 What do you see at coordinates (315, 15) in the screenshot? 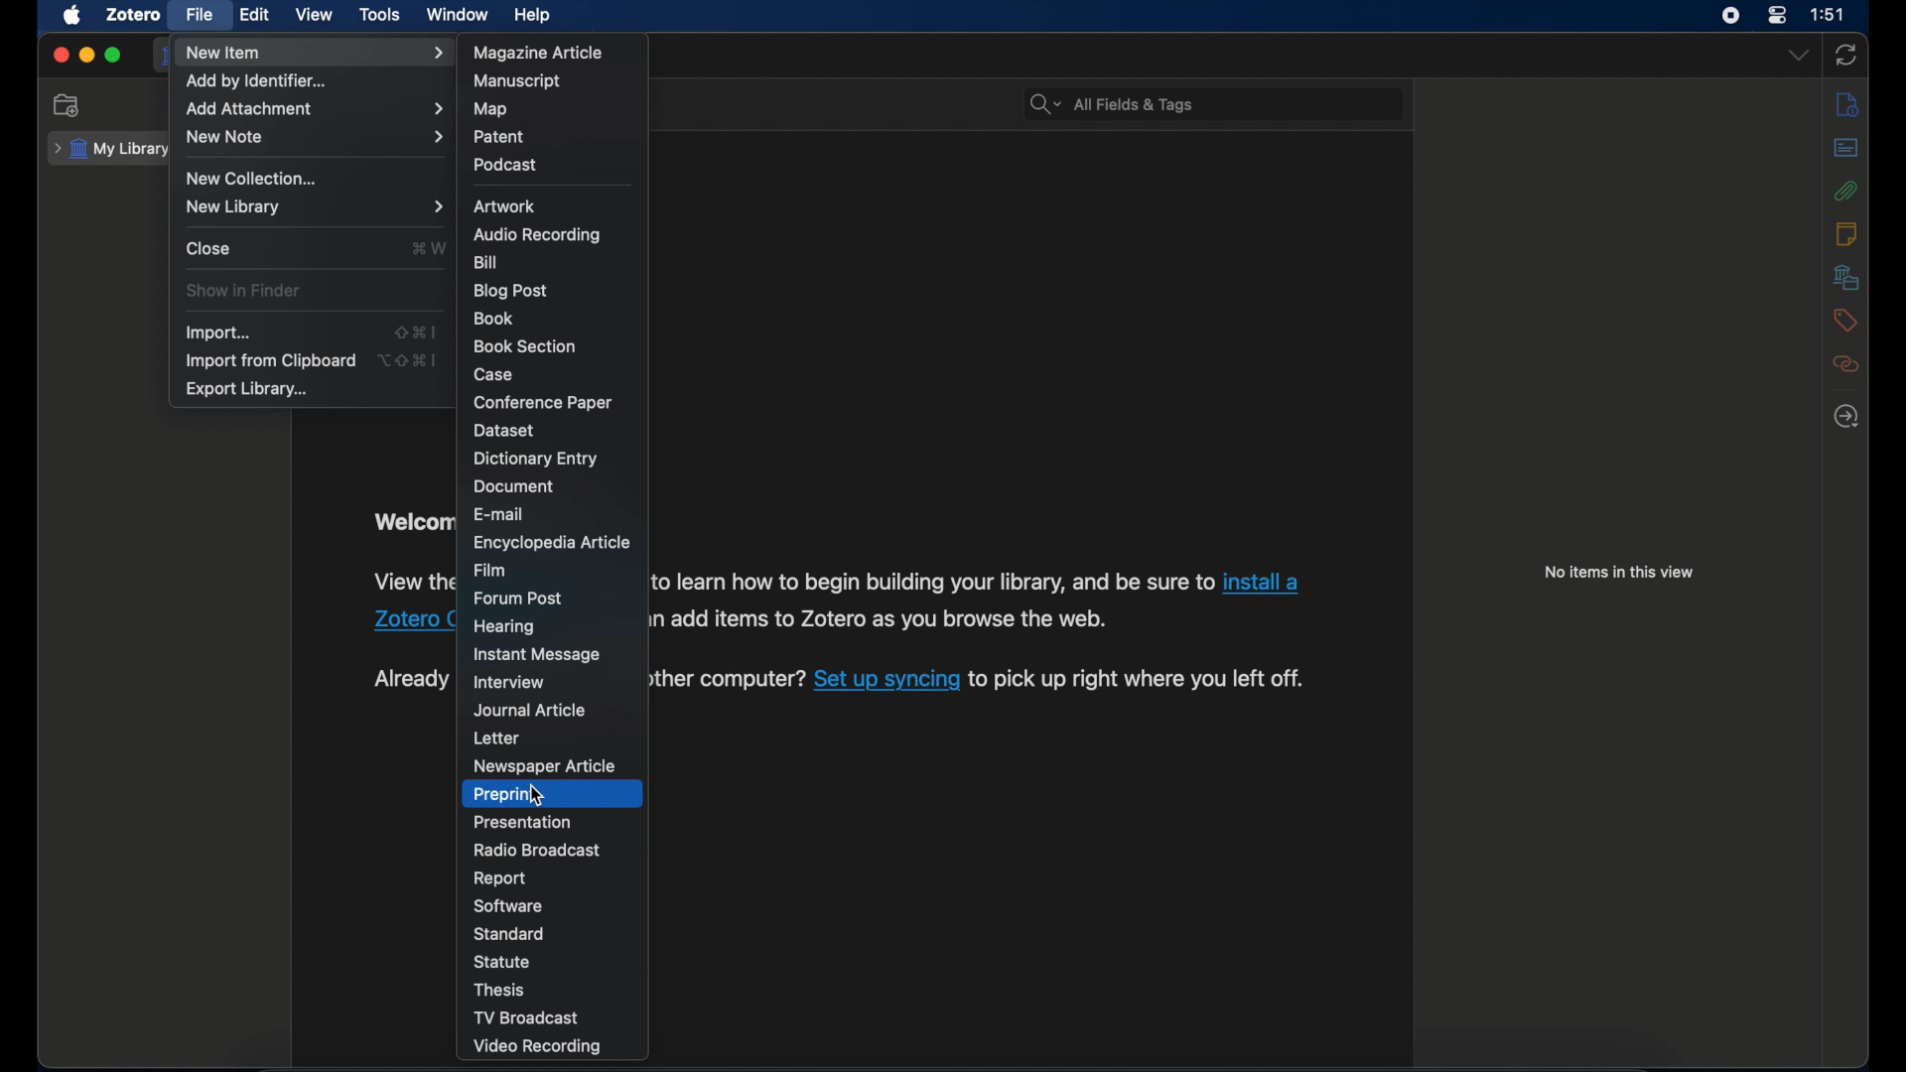
I see `view` at bounding box center [315, 15].